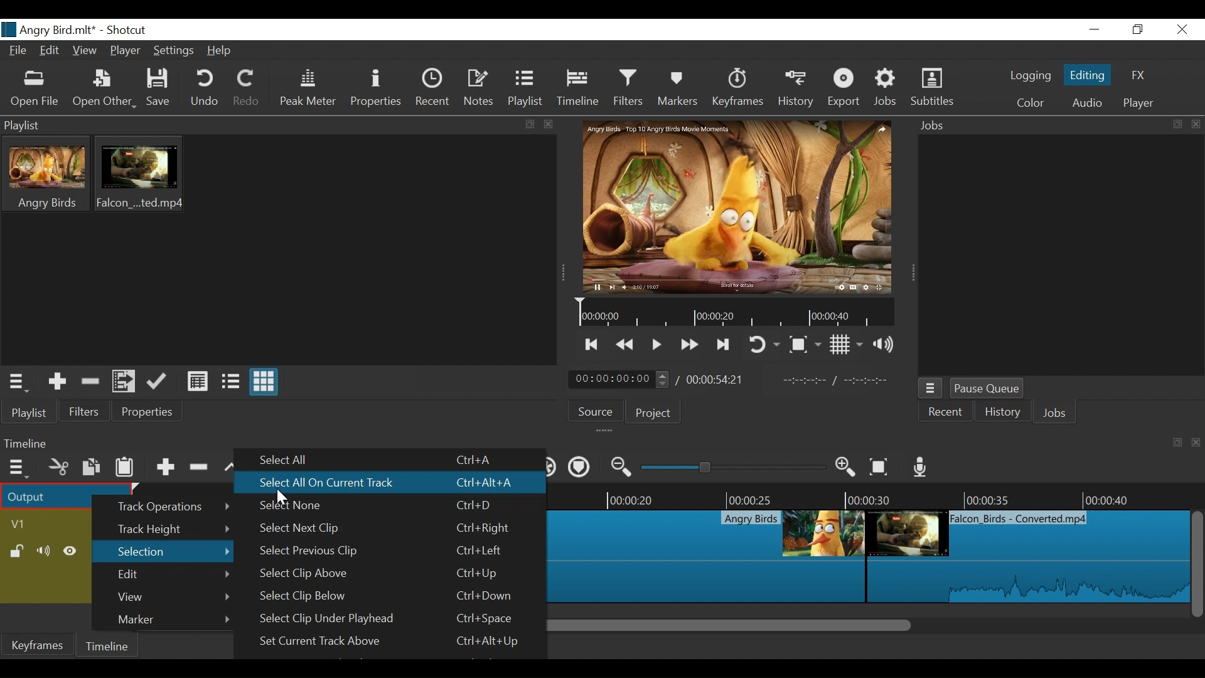 The width and height of the screenshot is (1205, 678). I want to click on History, so click(796, 89).